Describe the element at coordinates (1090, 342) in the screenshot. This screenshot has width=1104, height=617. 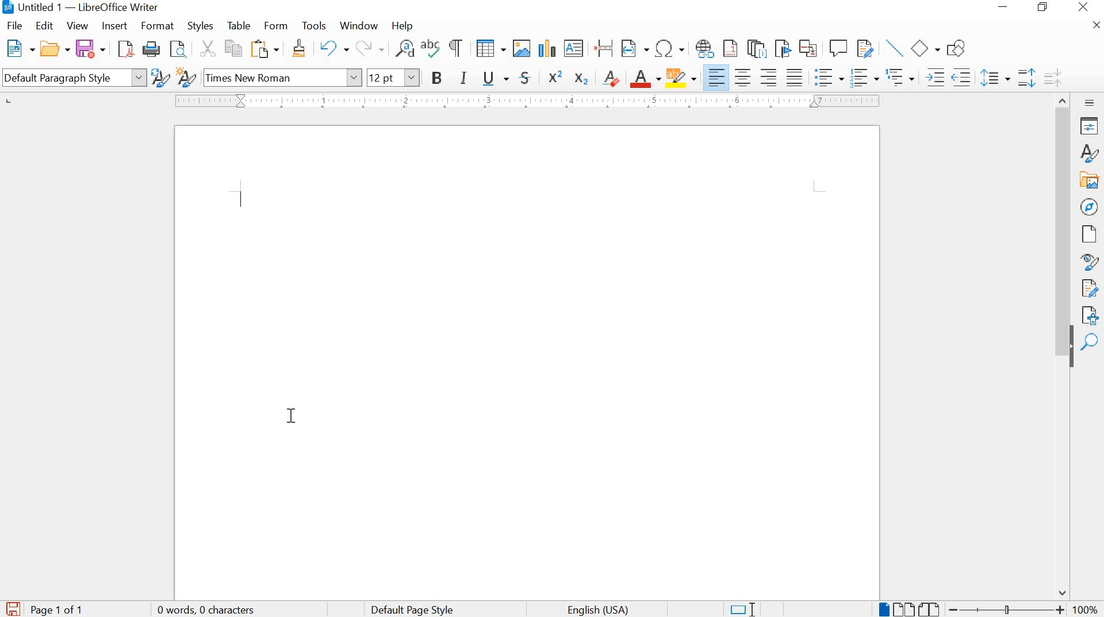
I see `FIND` at that location.